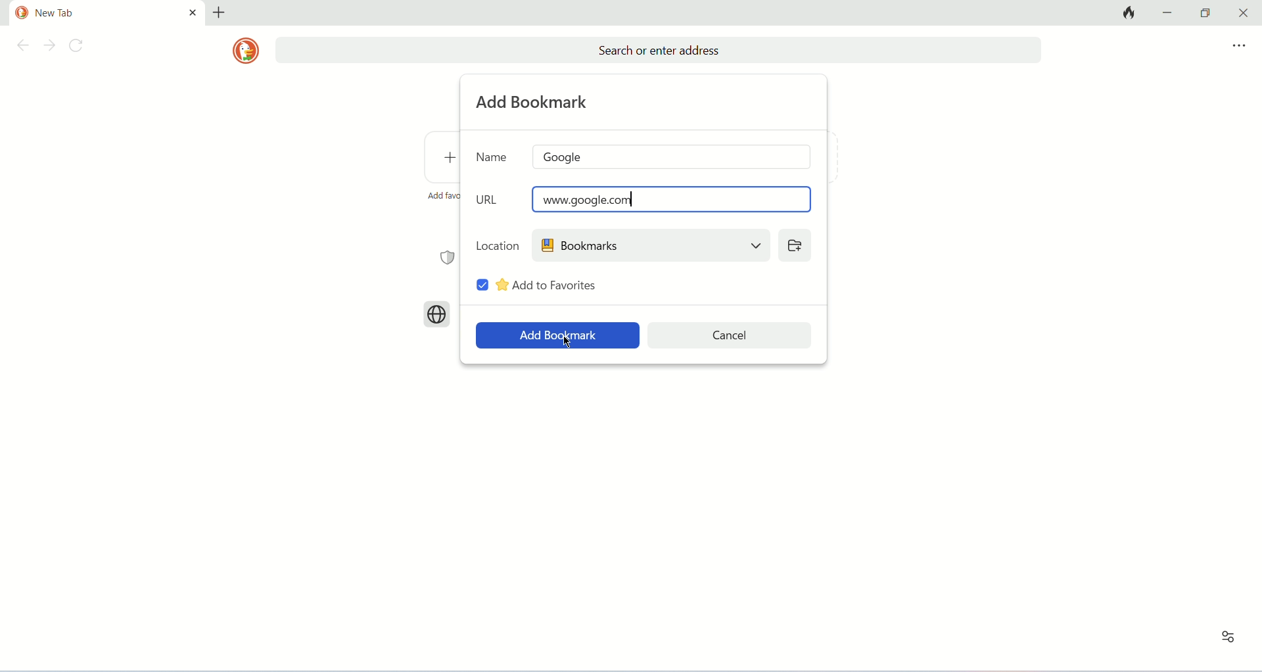  Describe the element at coordinates (658, 51) in the screenshot. I see `search or enter address` at that location.